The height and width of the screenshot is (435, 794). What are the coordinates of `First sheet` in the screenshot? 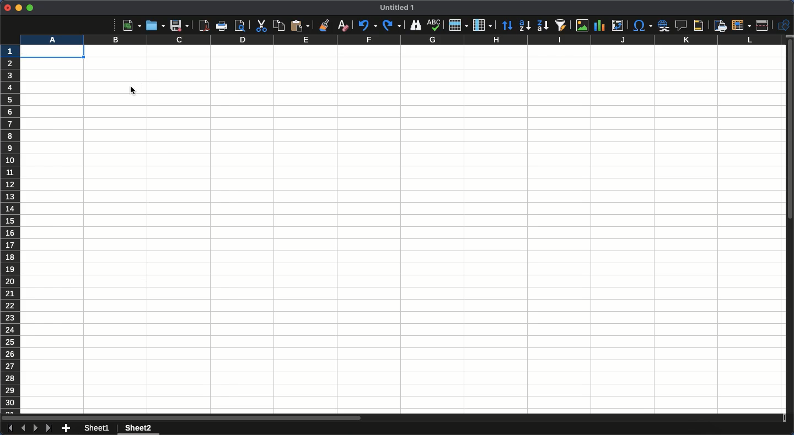 It's located at (9, 428).